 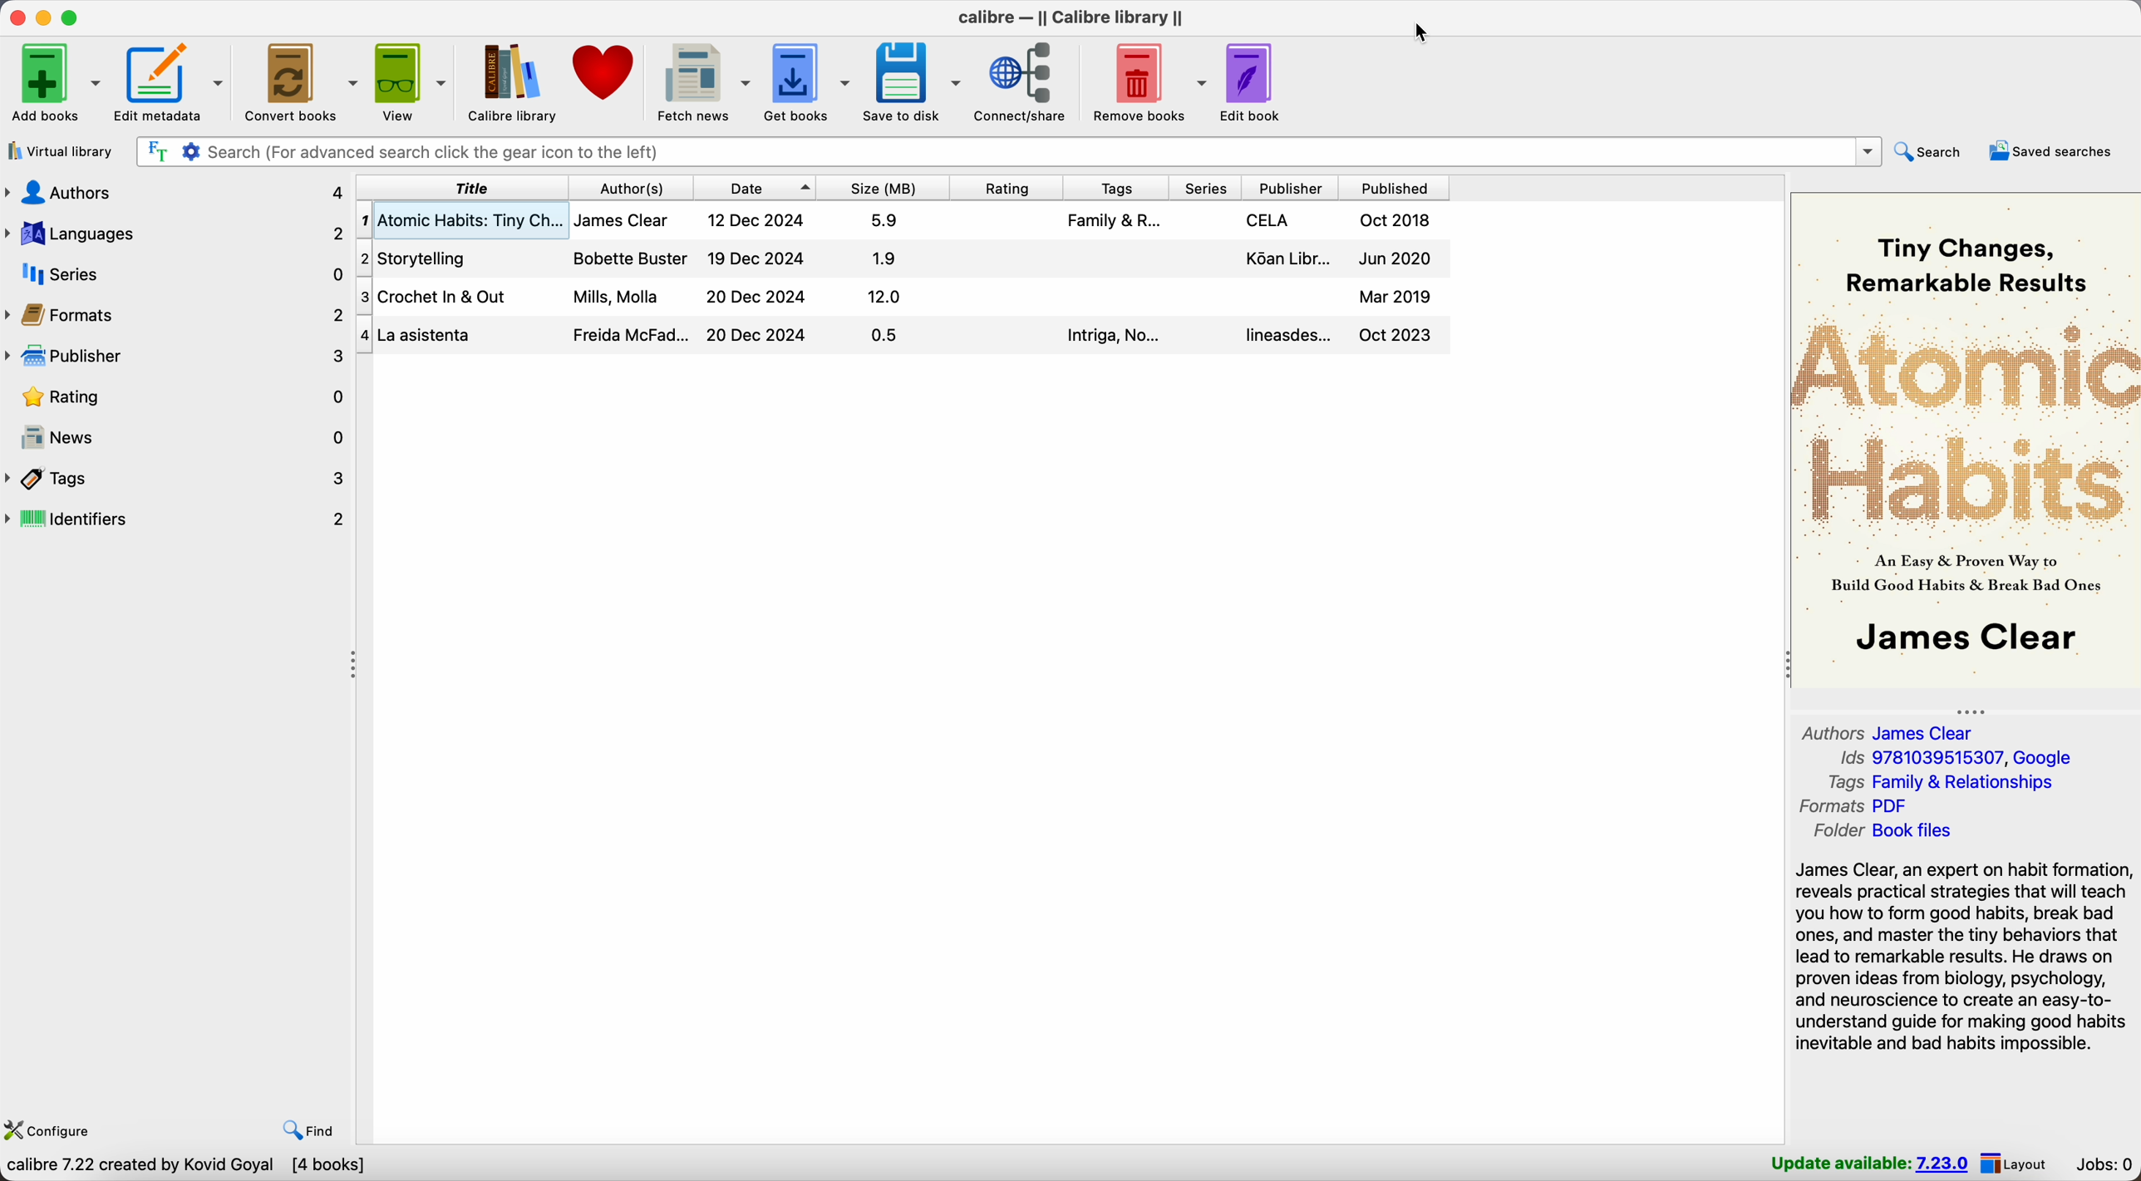 What do you see at coordinates (44, 18) in the screenshot?
I see `minimize Calibre` at bounding box center [44, 18].